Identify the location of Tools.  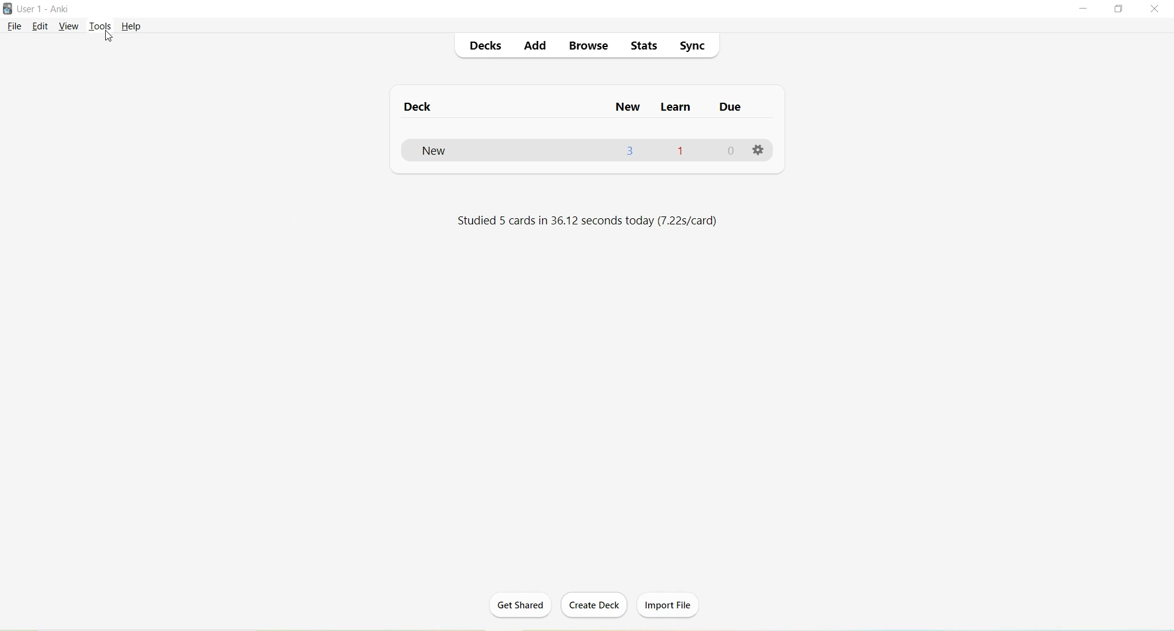
(103, 25).